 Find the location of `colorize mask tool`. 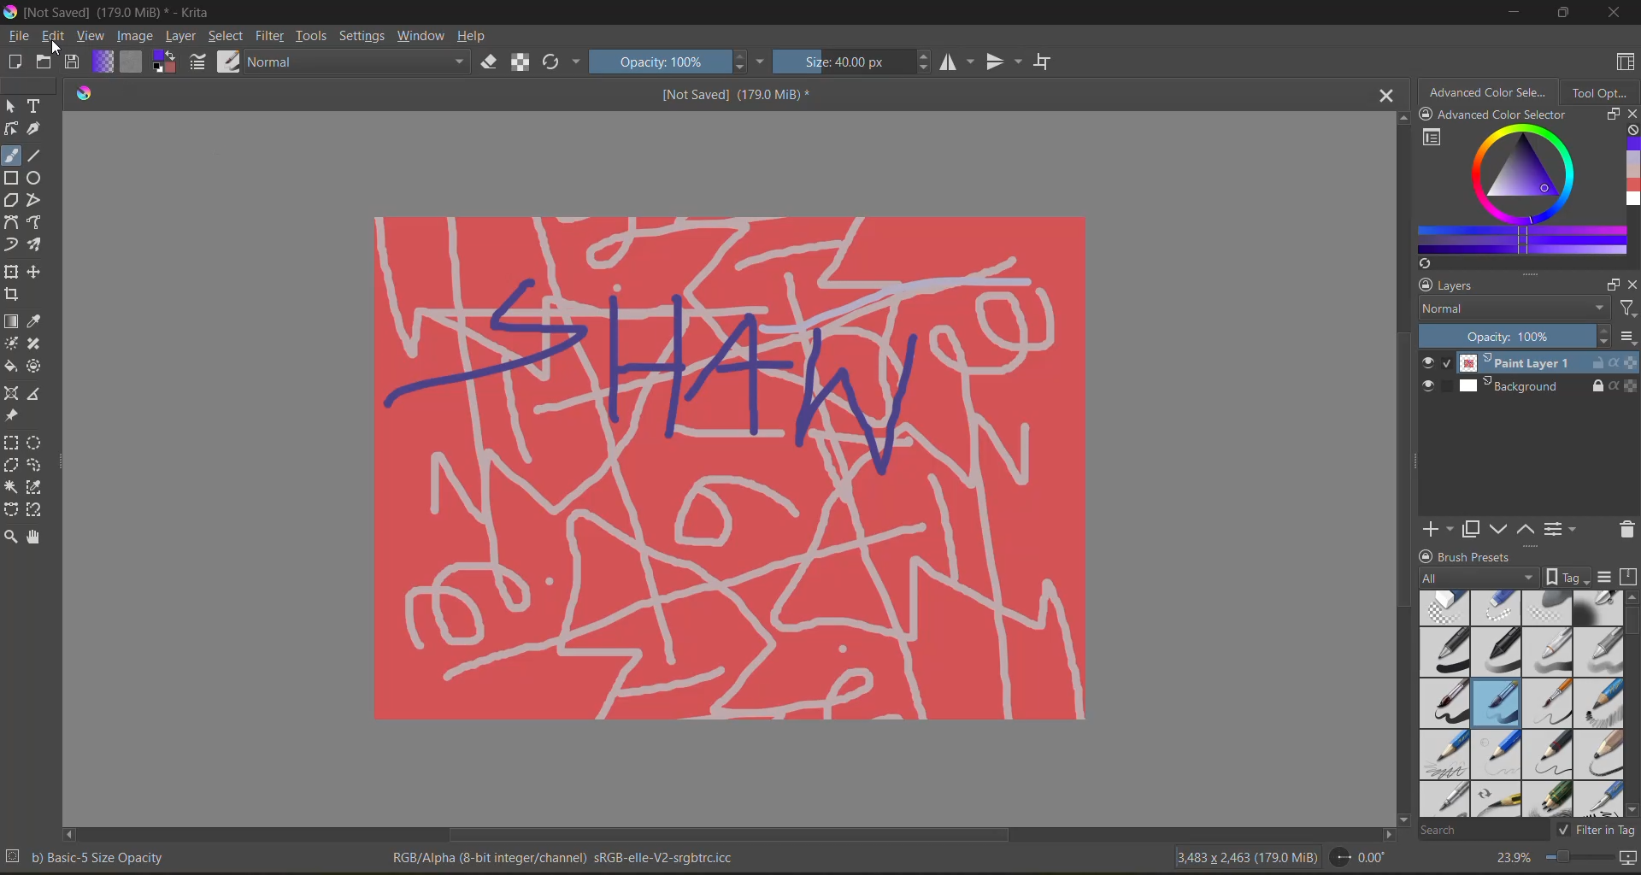

colorize mask tool is located at coordinates (12, 344).